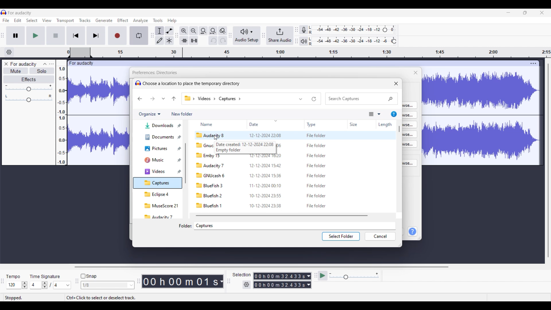  I want to click on Indicates selection duration, so click(242, 275).